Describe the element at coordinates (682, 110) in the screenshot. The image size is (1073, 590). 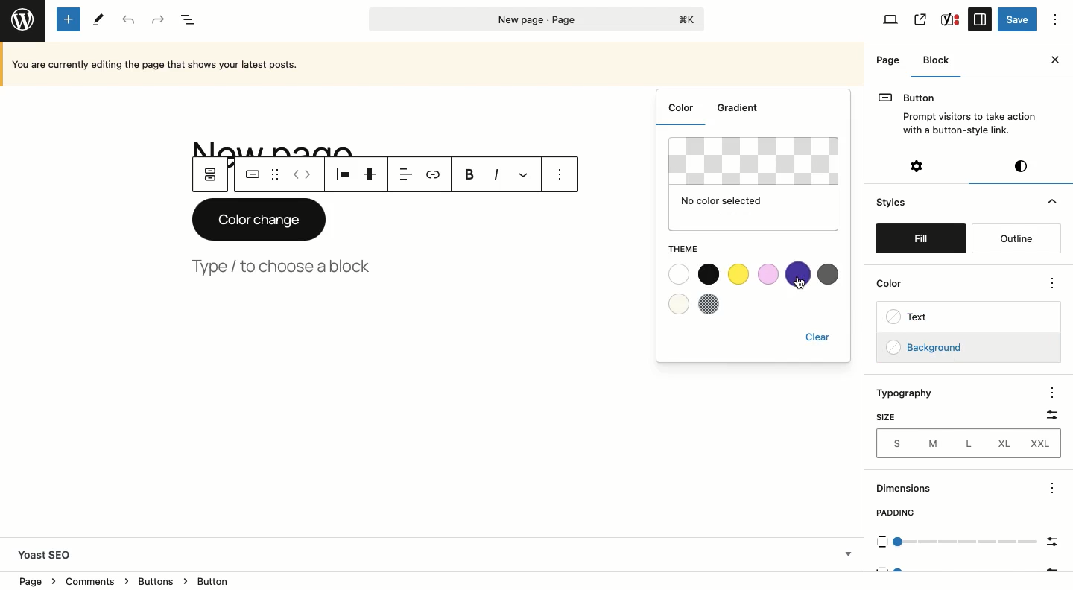
I see `Color` at that location.